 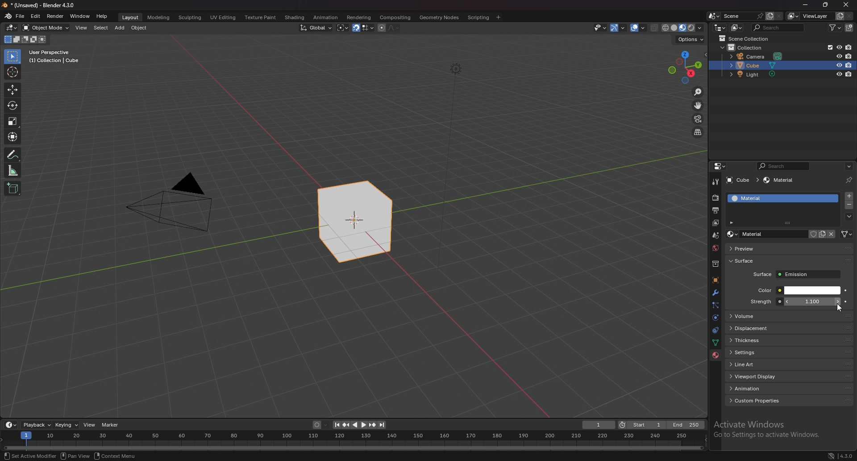 I want to click on scale, so click(x=13, y=121).